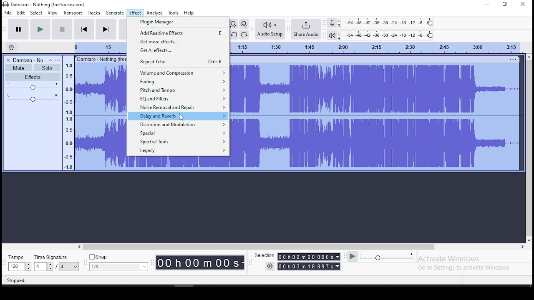 The height and width of the screenshot is (300, 534). I want to click on repeat, so click(177, 62).